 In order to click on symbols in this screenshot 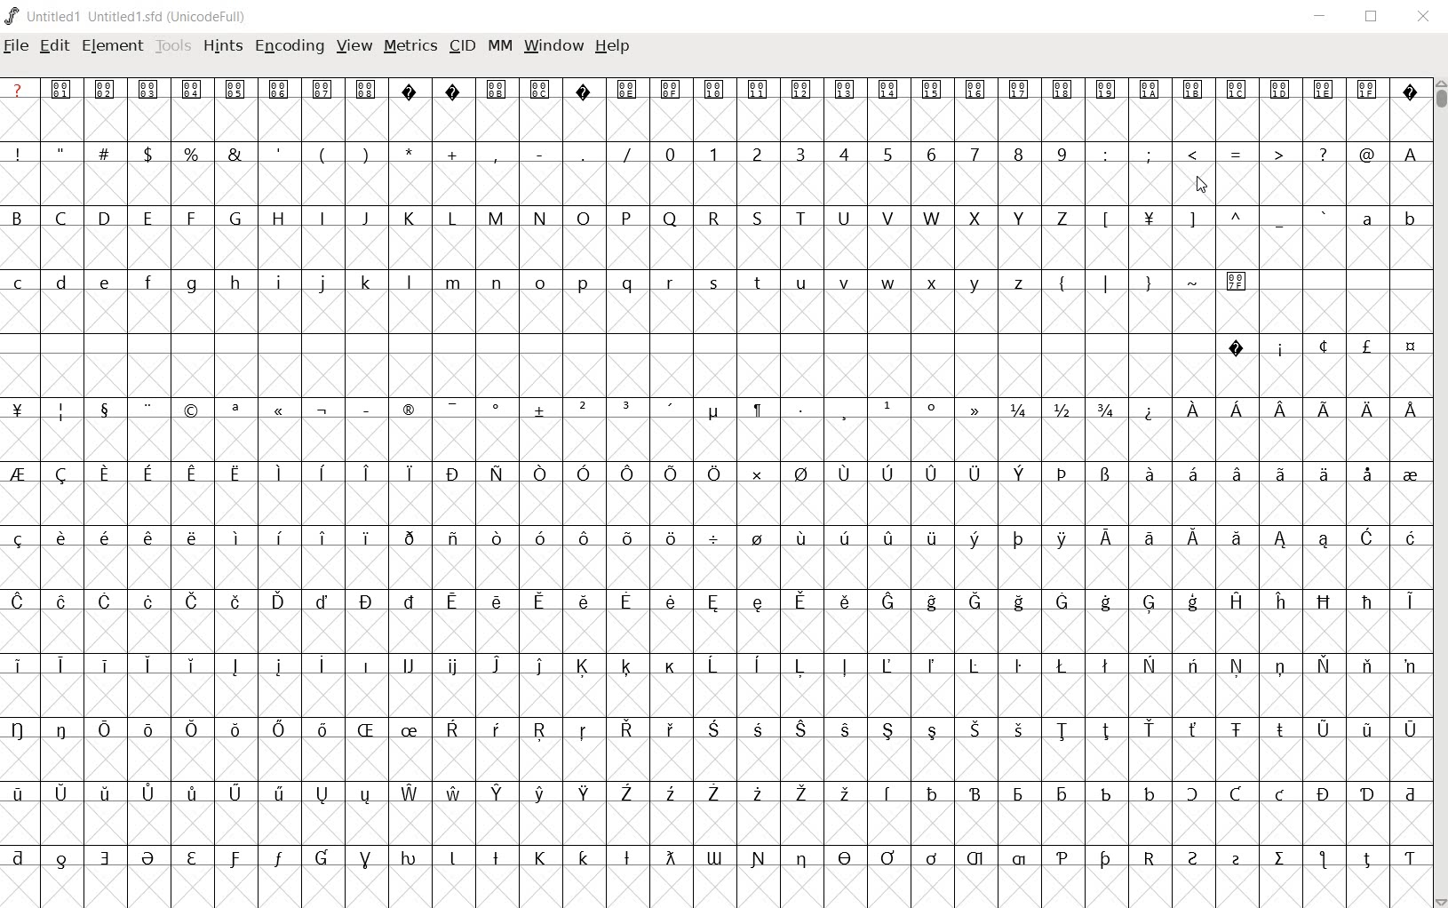, I will do `click(323, 153)`.